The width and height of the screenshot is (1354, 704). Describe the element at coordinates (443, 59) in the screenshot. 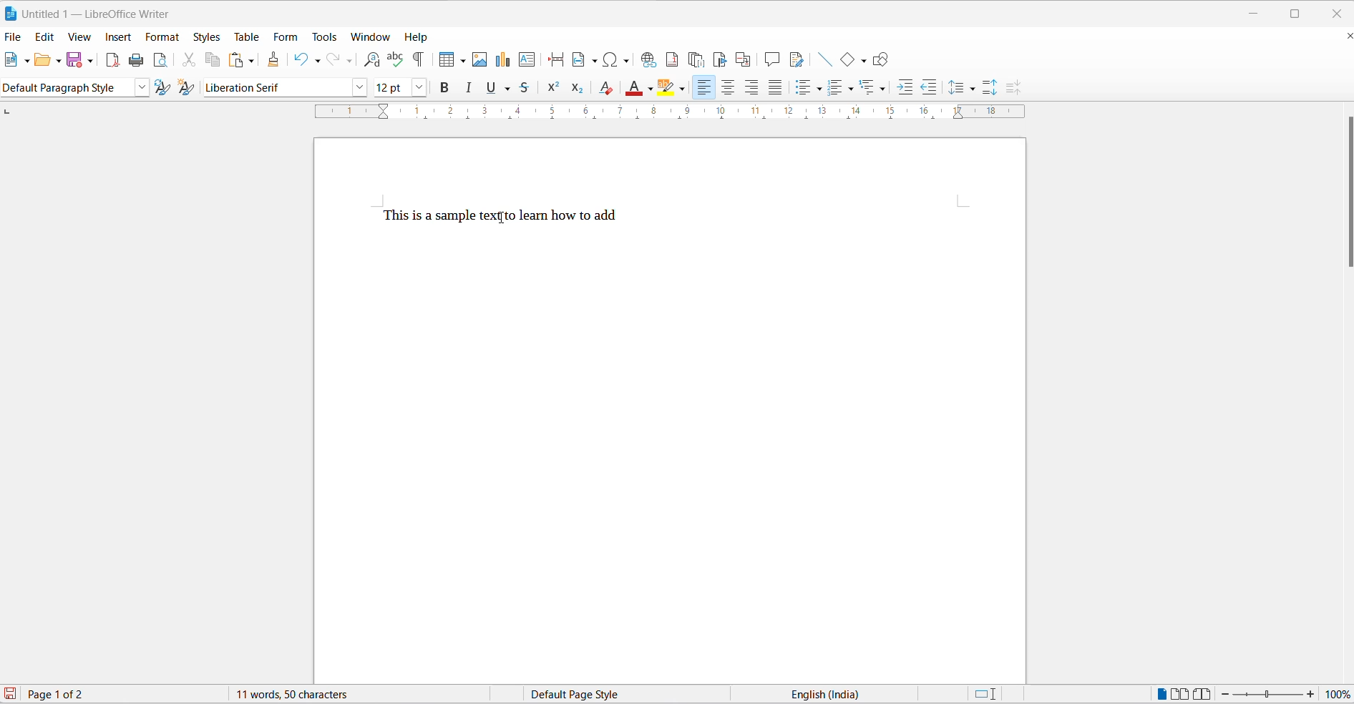

I see `insert table` at that location.